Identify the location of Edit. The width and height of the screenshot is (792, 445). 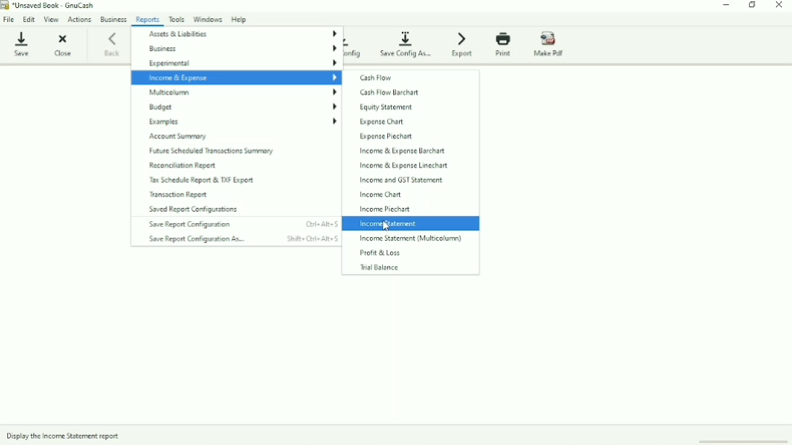
(29, 18).